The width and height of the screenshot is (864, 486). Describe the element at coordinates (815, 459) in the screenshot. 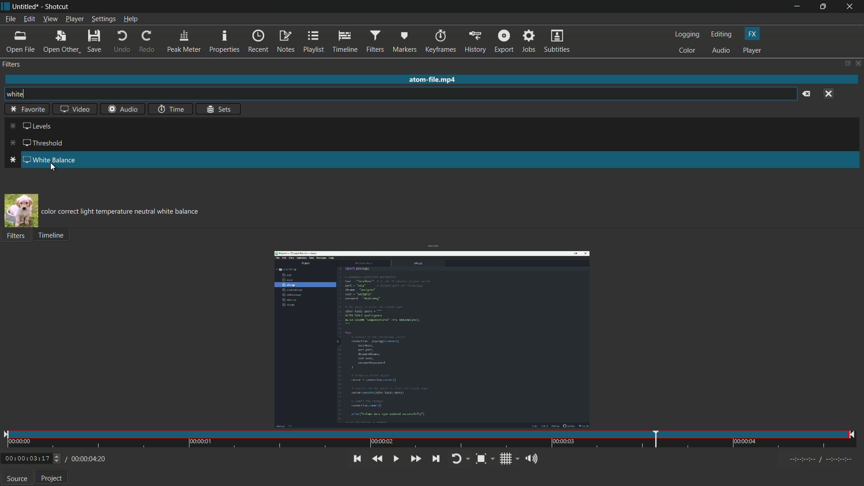

I see `Timecodes` at that location.